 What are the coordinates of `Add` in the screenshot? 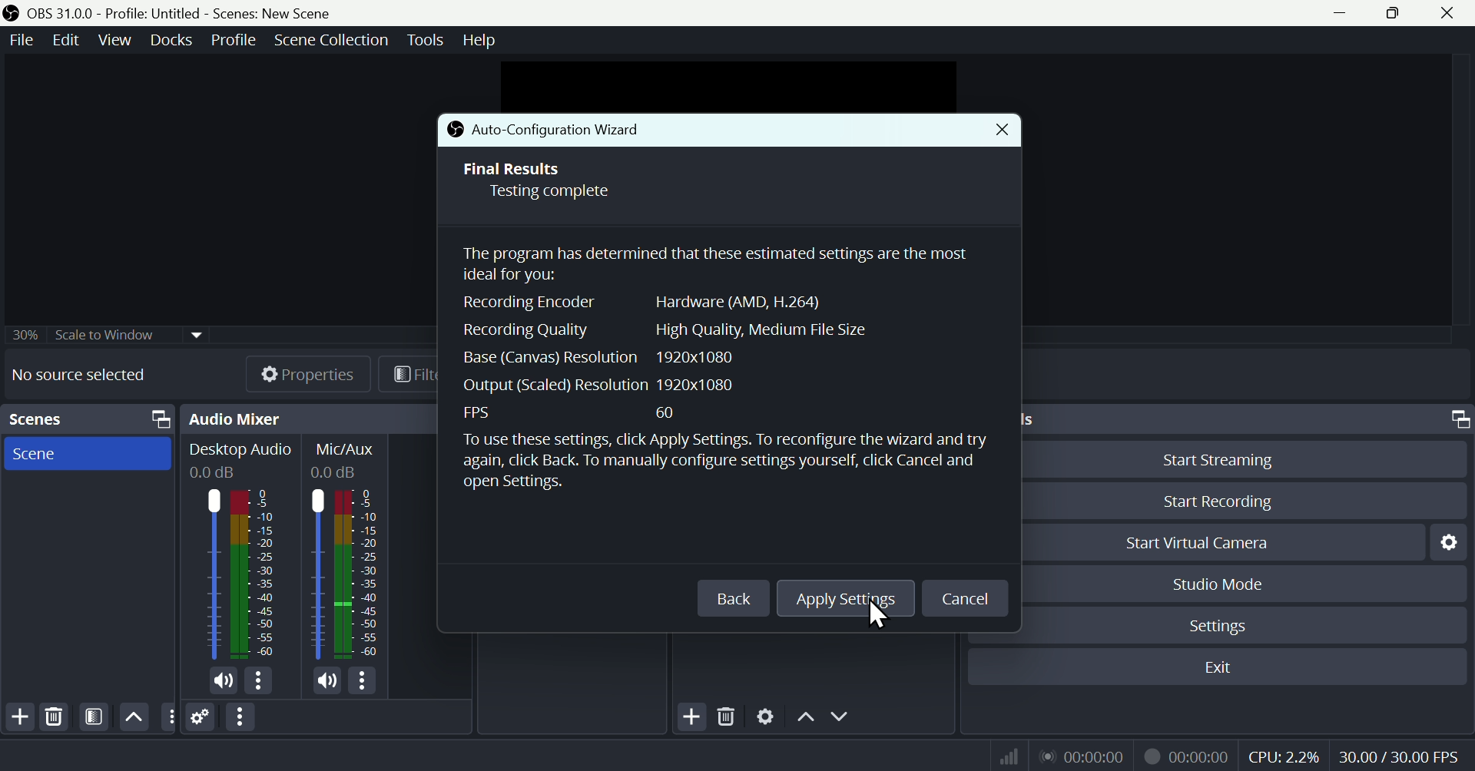 It's located at (690, 715).